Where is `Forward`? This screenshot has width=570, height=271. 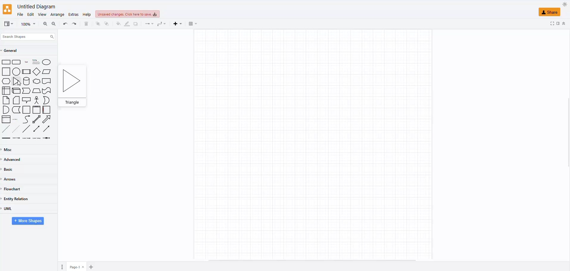 Forward is located at coordinates (27, 91).